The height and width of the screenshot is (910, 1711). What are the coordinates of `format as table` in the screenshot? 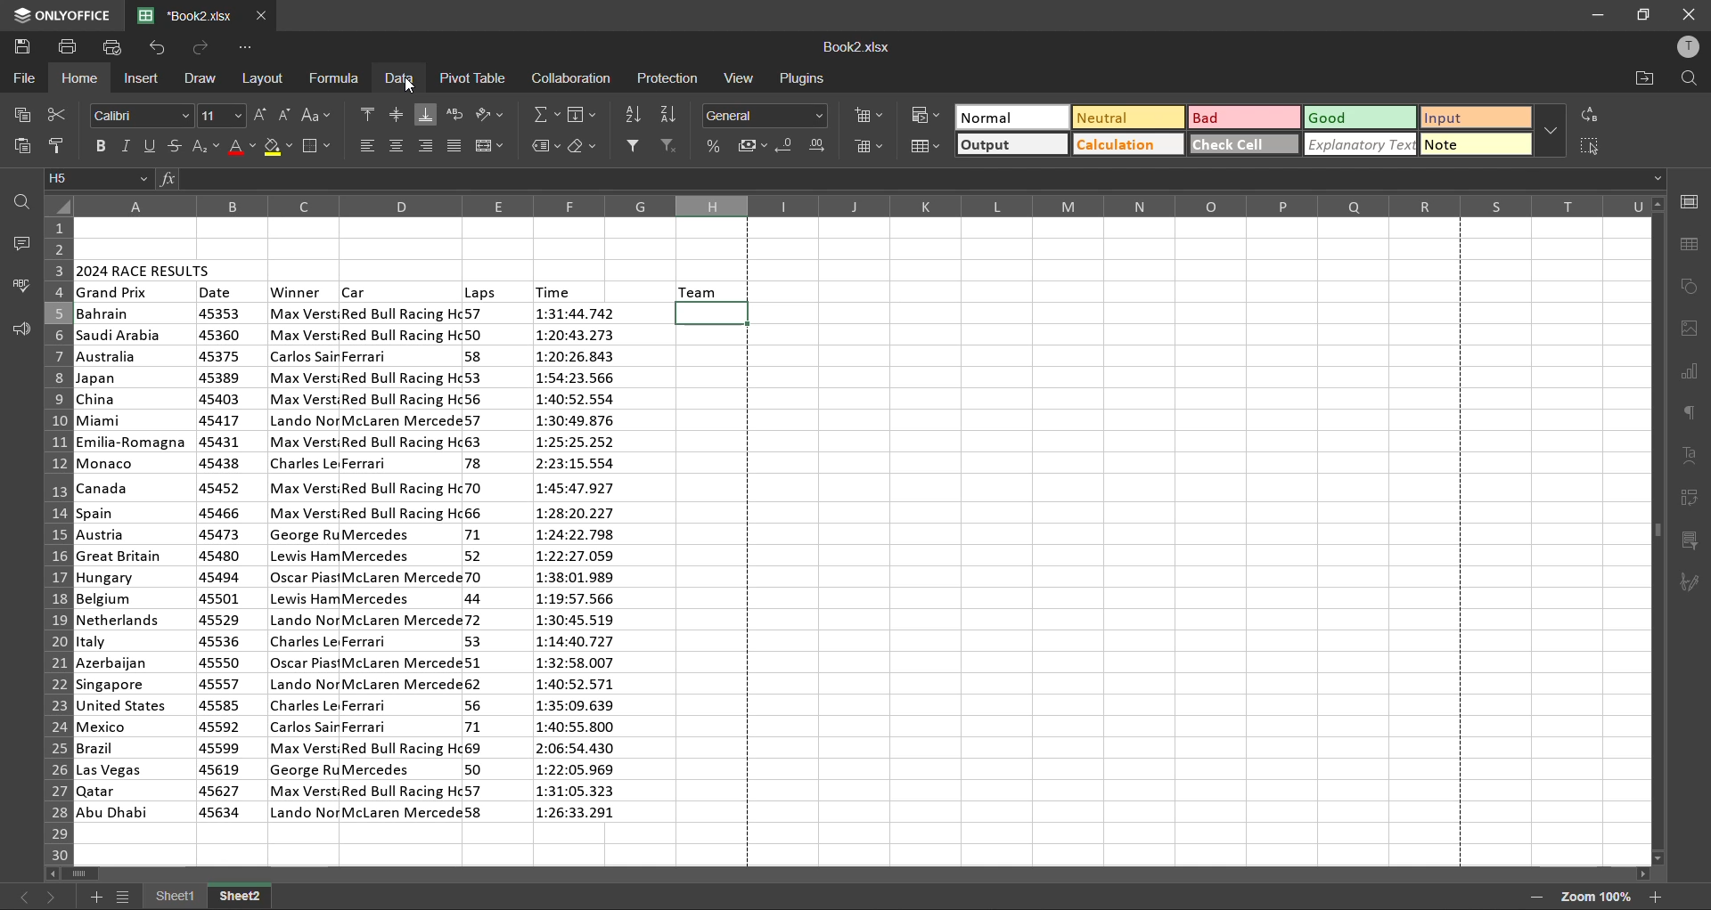 It's located at (929, 148).